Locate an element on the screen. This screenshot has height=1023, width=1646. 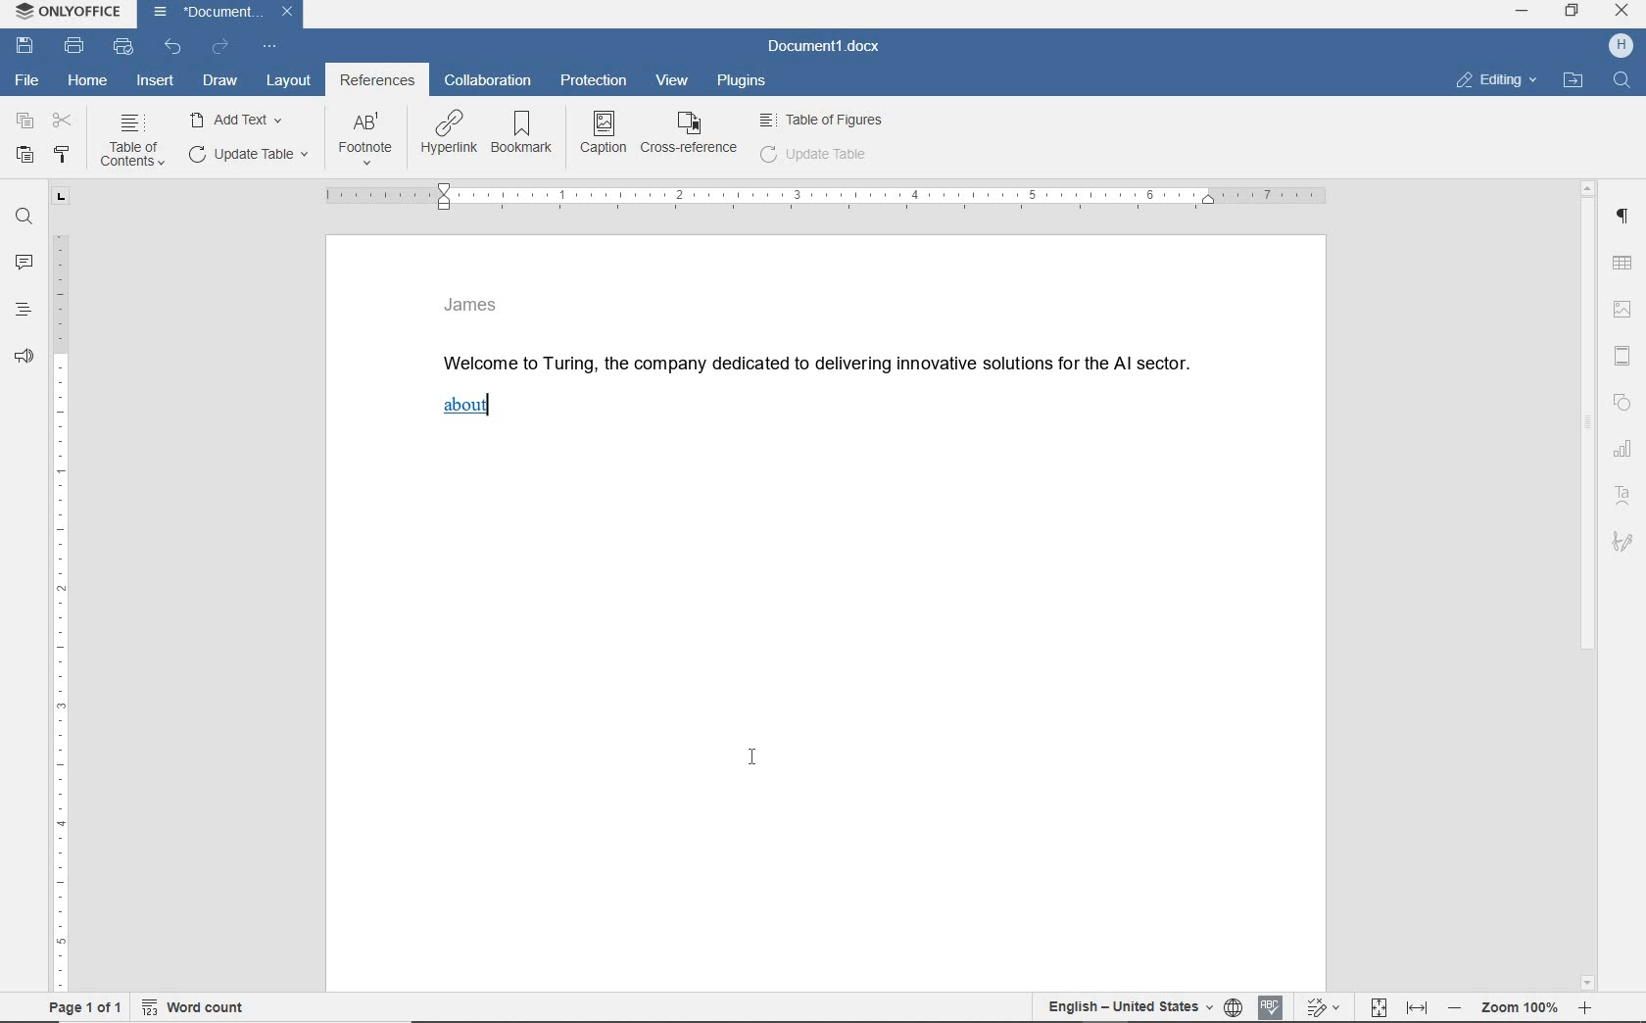
comments is located at coordinates (25, 263).